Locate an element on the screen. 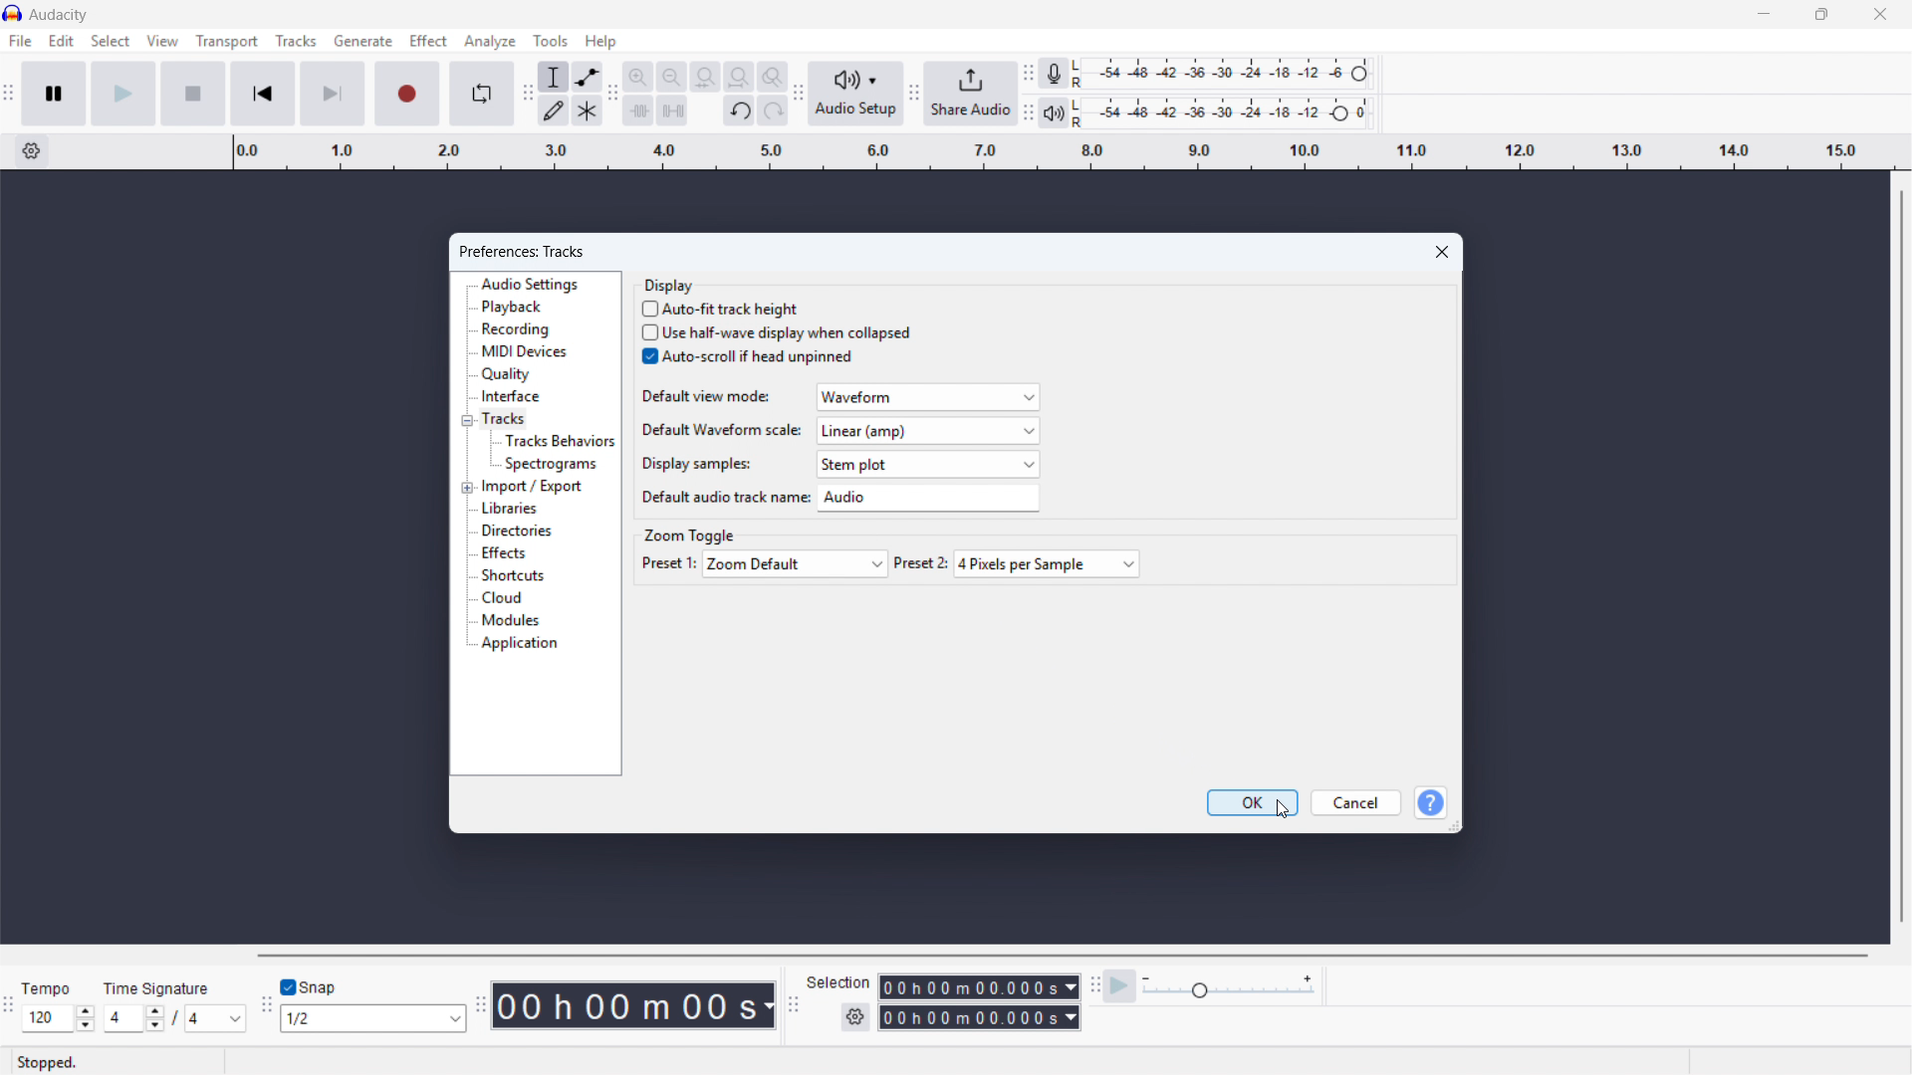 The image size is (1912, 1075). use half-wave display when collapsed is located at coordinates (776, 332).